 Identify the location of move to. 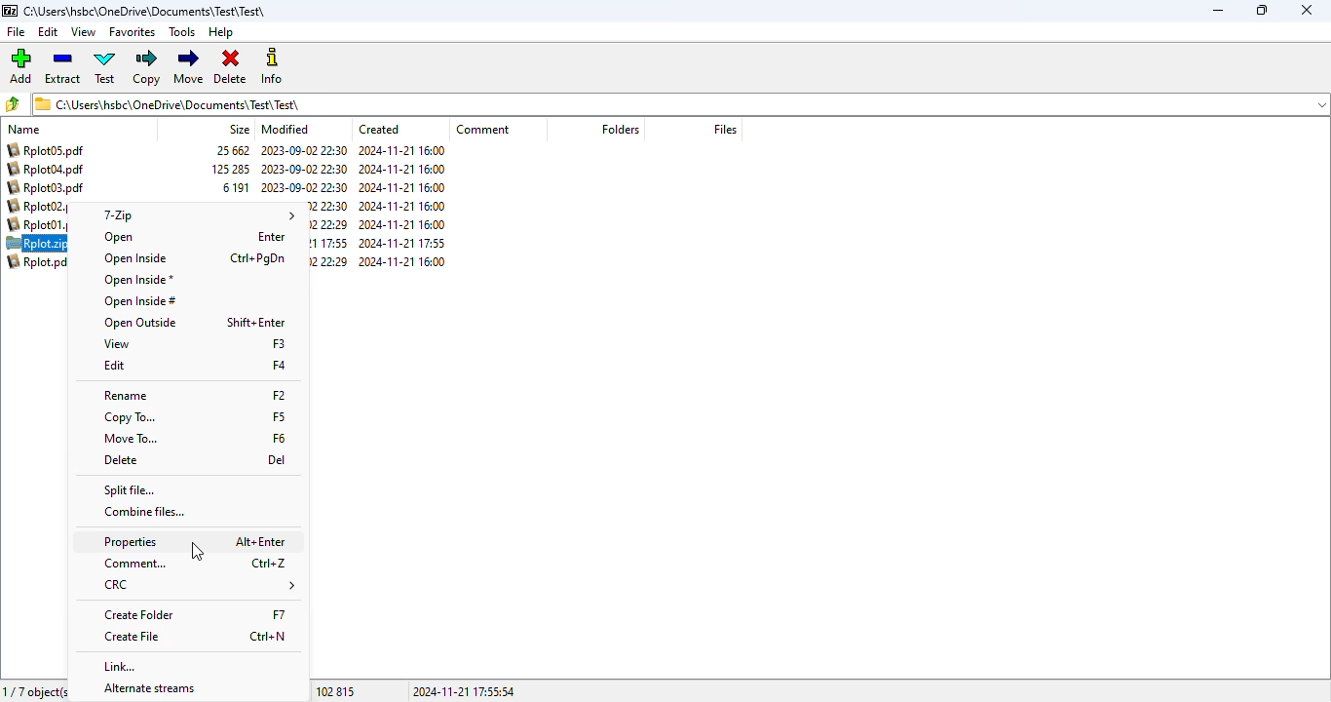
(130, 438).